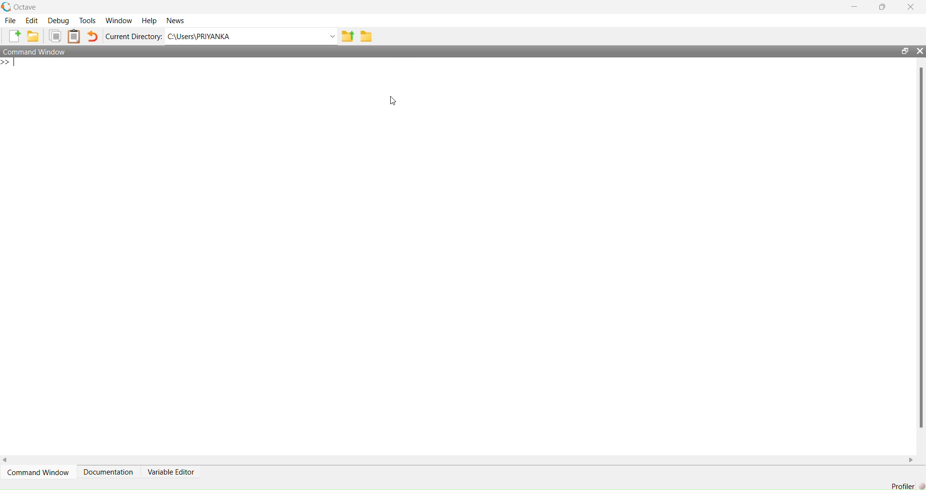 Image resolution: width=926 pixels, height=490 pixels. What do you see at coordinates (333, 36) in the screenshot?
I see `Drop-down ` at bounding box center [333, 36].